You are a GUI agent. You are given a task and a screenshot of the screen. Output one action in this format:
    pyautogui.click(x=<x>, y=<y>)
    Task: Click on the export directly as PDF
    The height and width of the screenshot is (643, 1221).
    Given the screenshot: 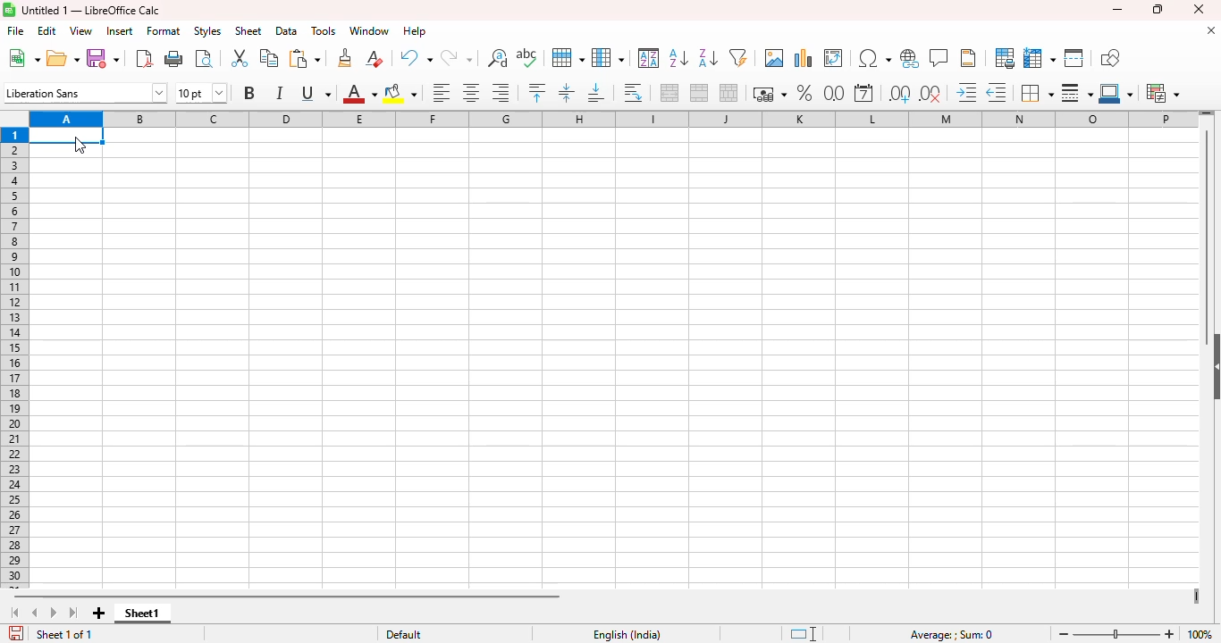 What is the action you would take?
    pyautogui.click(x=145, y=58)
    